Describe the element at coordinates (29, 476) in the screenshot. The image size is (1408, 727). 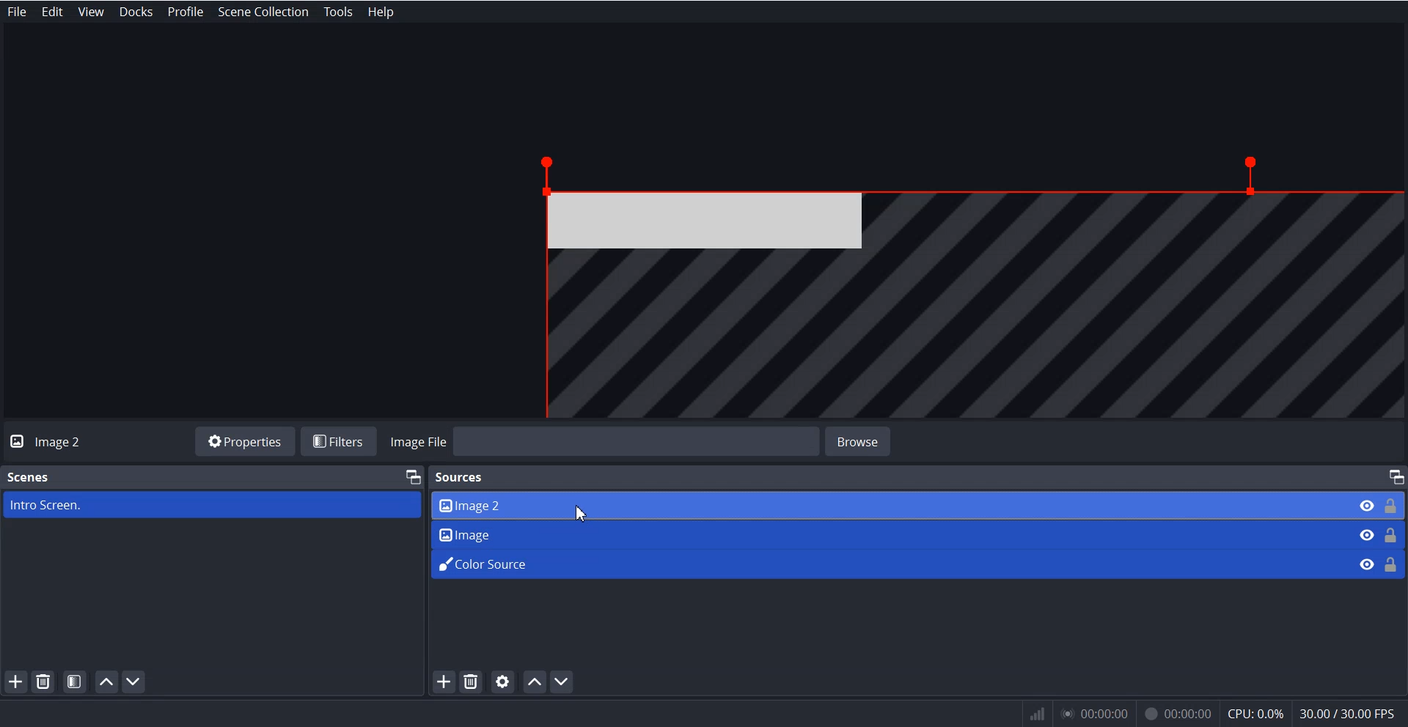
I see `Scenes` at that location.